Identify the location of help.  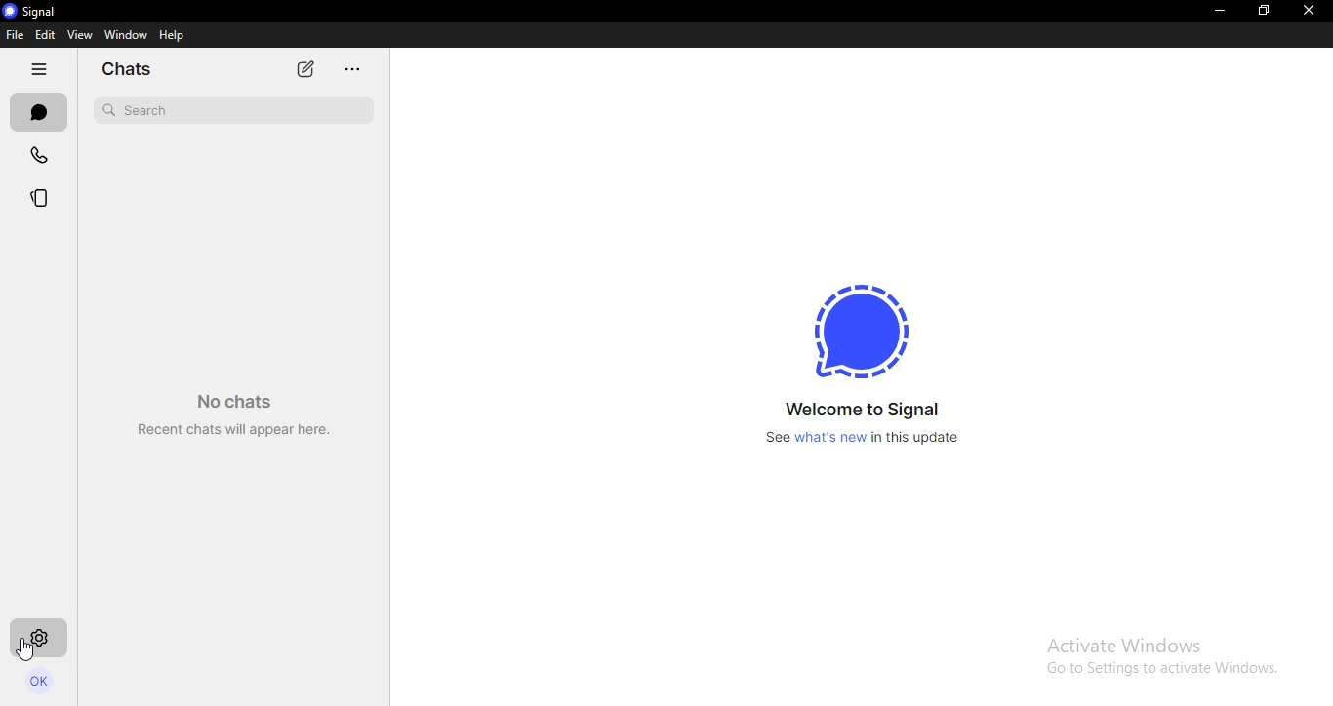
(173, 36).